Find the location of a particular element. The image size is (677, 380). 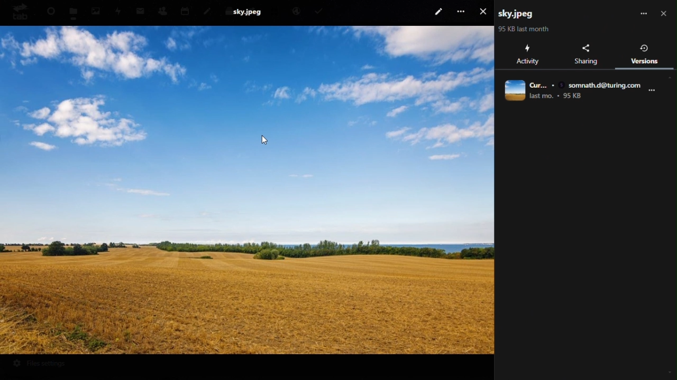

More is located at coordinates (463, 11).